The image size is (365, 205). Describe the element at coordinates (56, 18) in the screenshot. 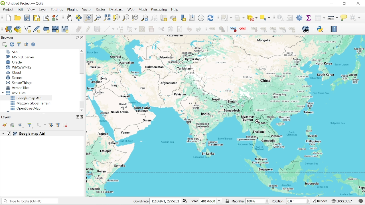

I see `Style manager` at that location.